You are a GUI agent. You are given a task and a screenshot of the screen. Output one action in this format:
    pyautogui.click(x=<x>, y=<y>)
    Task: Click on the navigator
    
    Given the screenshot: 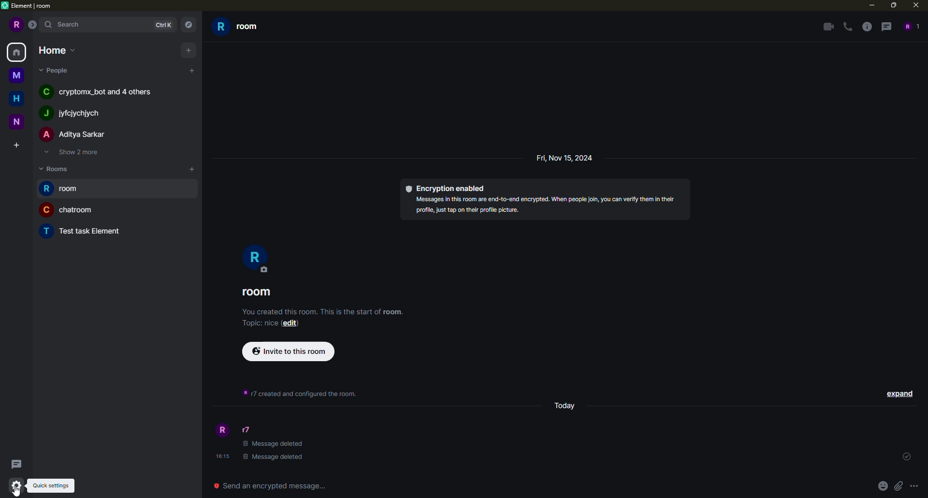 What is the action you would take?
    pyautogui.click(x=188, y=25)
    